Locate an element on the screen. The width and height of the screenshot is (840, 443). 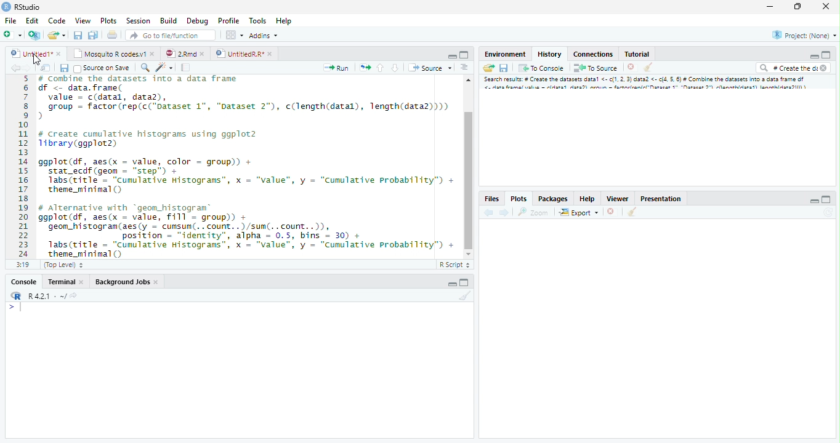
Top level is located at coordinates (65, 263).